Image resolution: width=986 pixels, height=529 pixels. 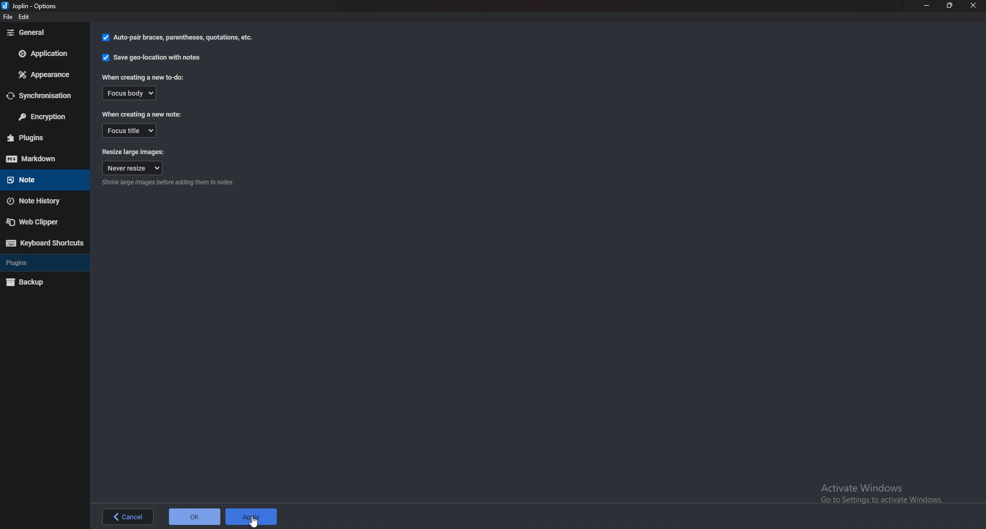 What do you see at coordinates (45, 117) in the screenshot?
I see `Encryption` at bounding box center [45, 117].